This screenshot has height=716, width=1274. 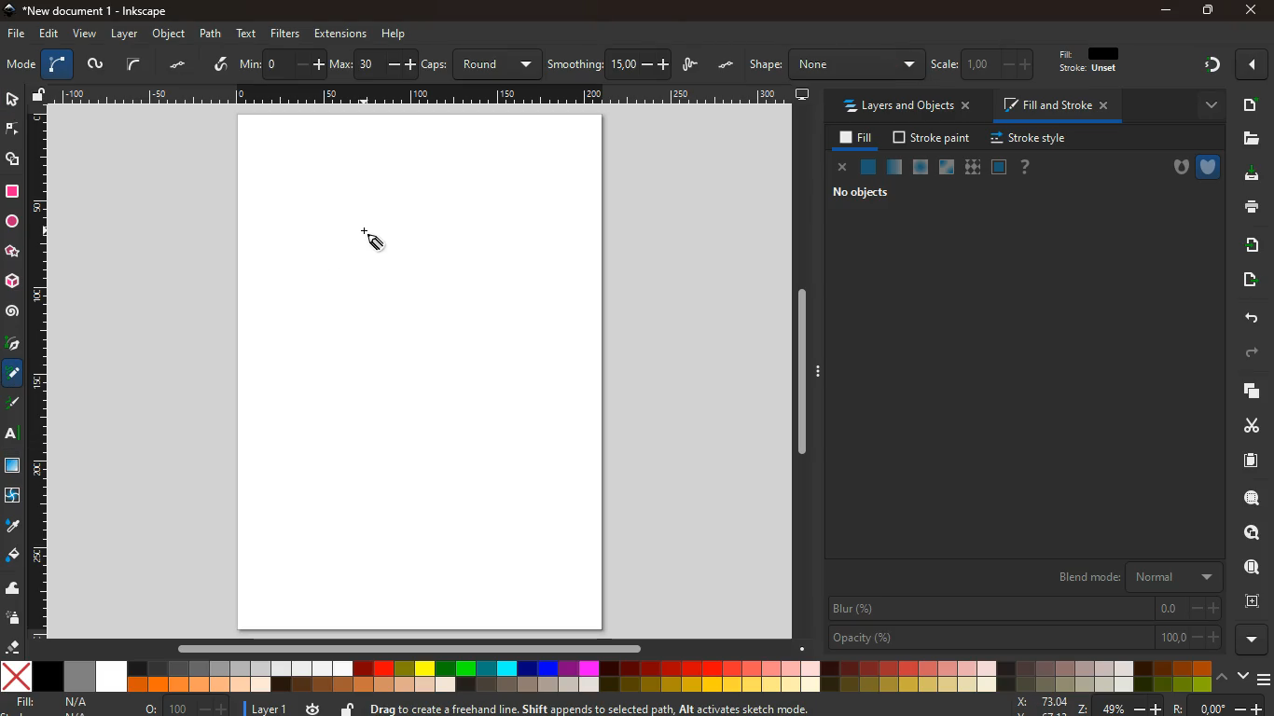 What do you see at coordinates (1026, 638) in the screenshot?
I see `opacity` at bounding box center [1026, 638].